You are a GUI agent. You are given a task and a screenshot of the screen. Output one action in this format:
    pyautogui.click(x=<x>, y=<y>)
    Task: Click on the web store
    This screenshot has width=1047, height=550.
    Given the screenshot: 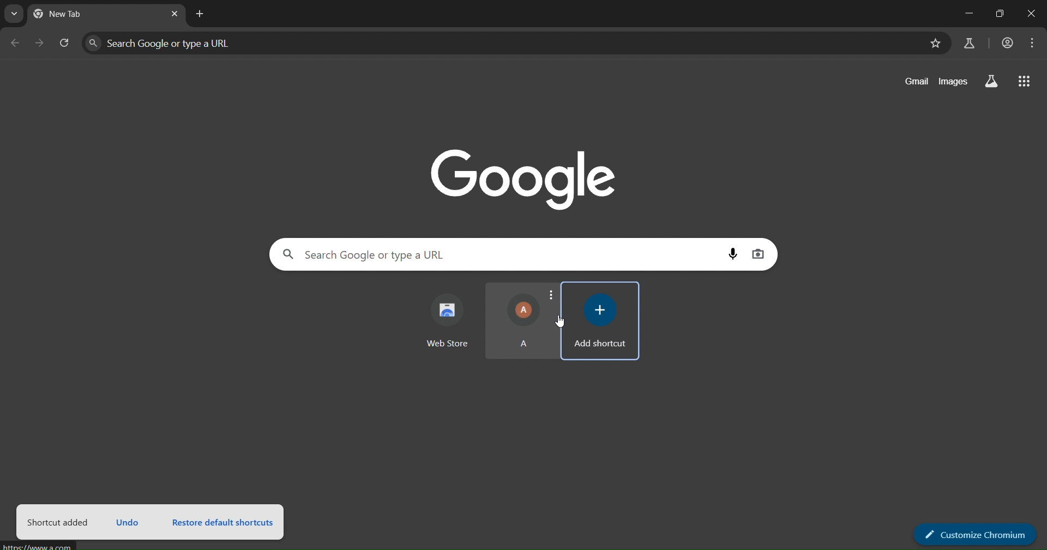 What is the action you would take?
    pyautogui.click(x=450, y=319)
    